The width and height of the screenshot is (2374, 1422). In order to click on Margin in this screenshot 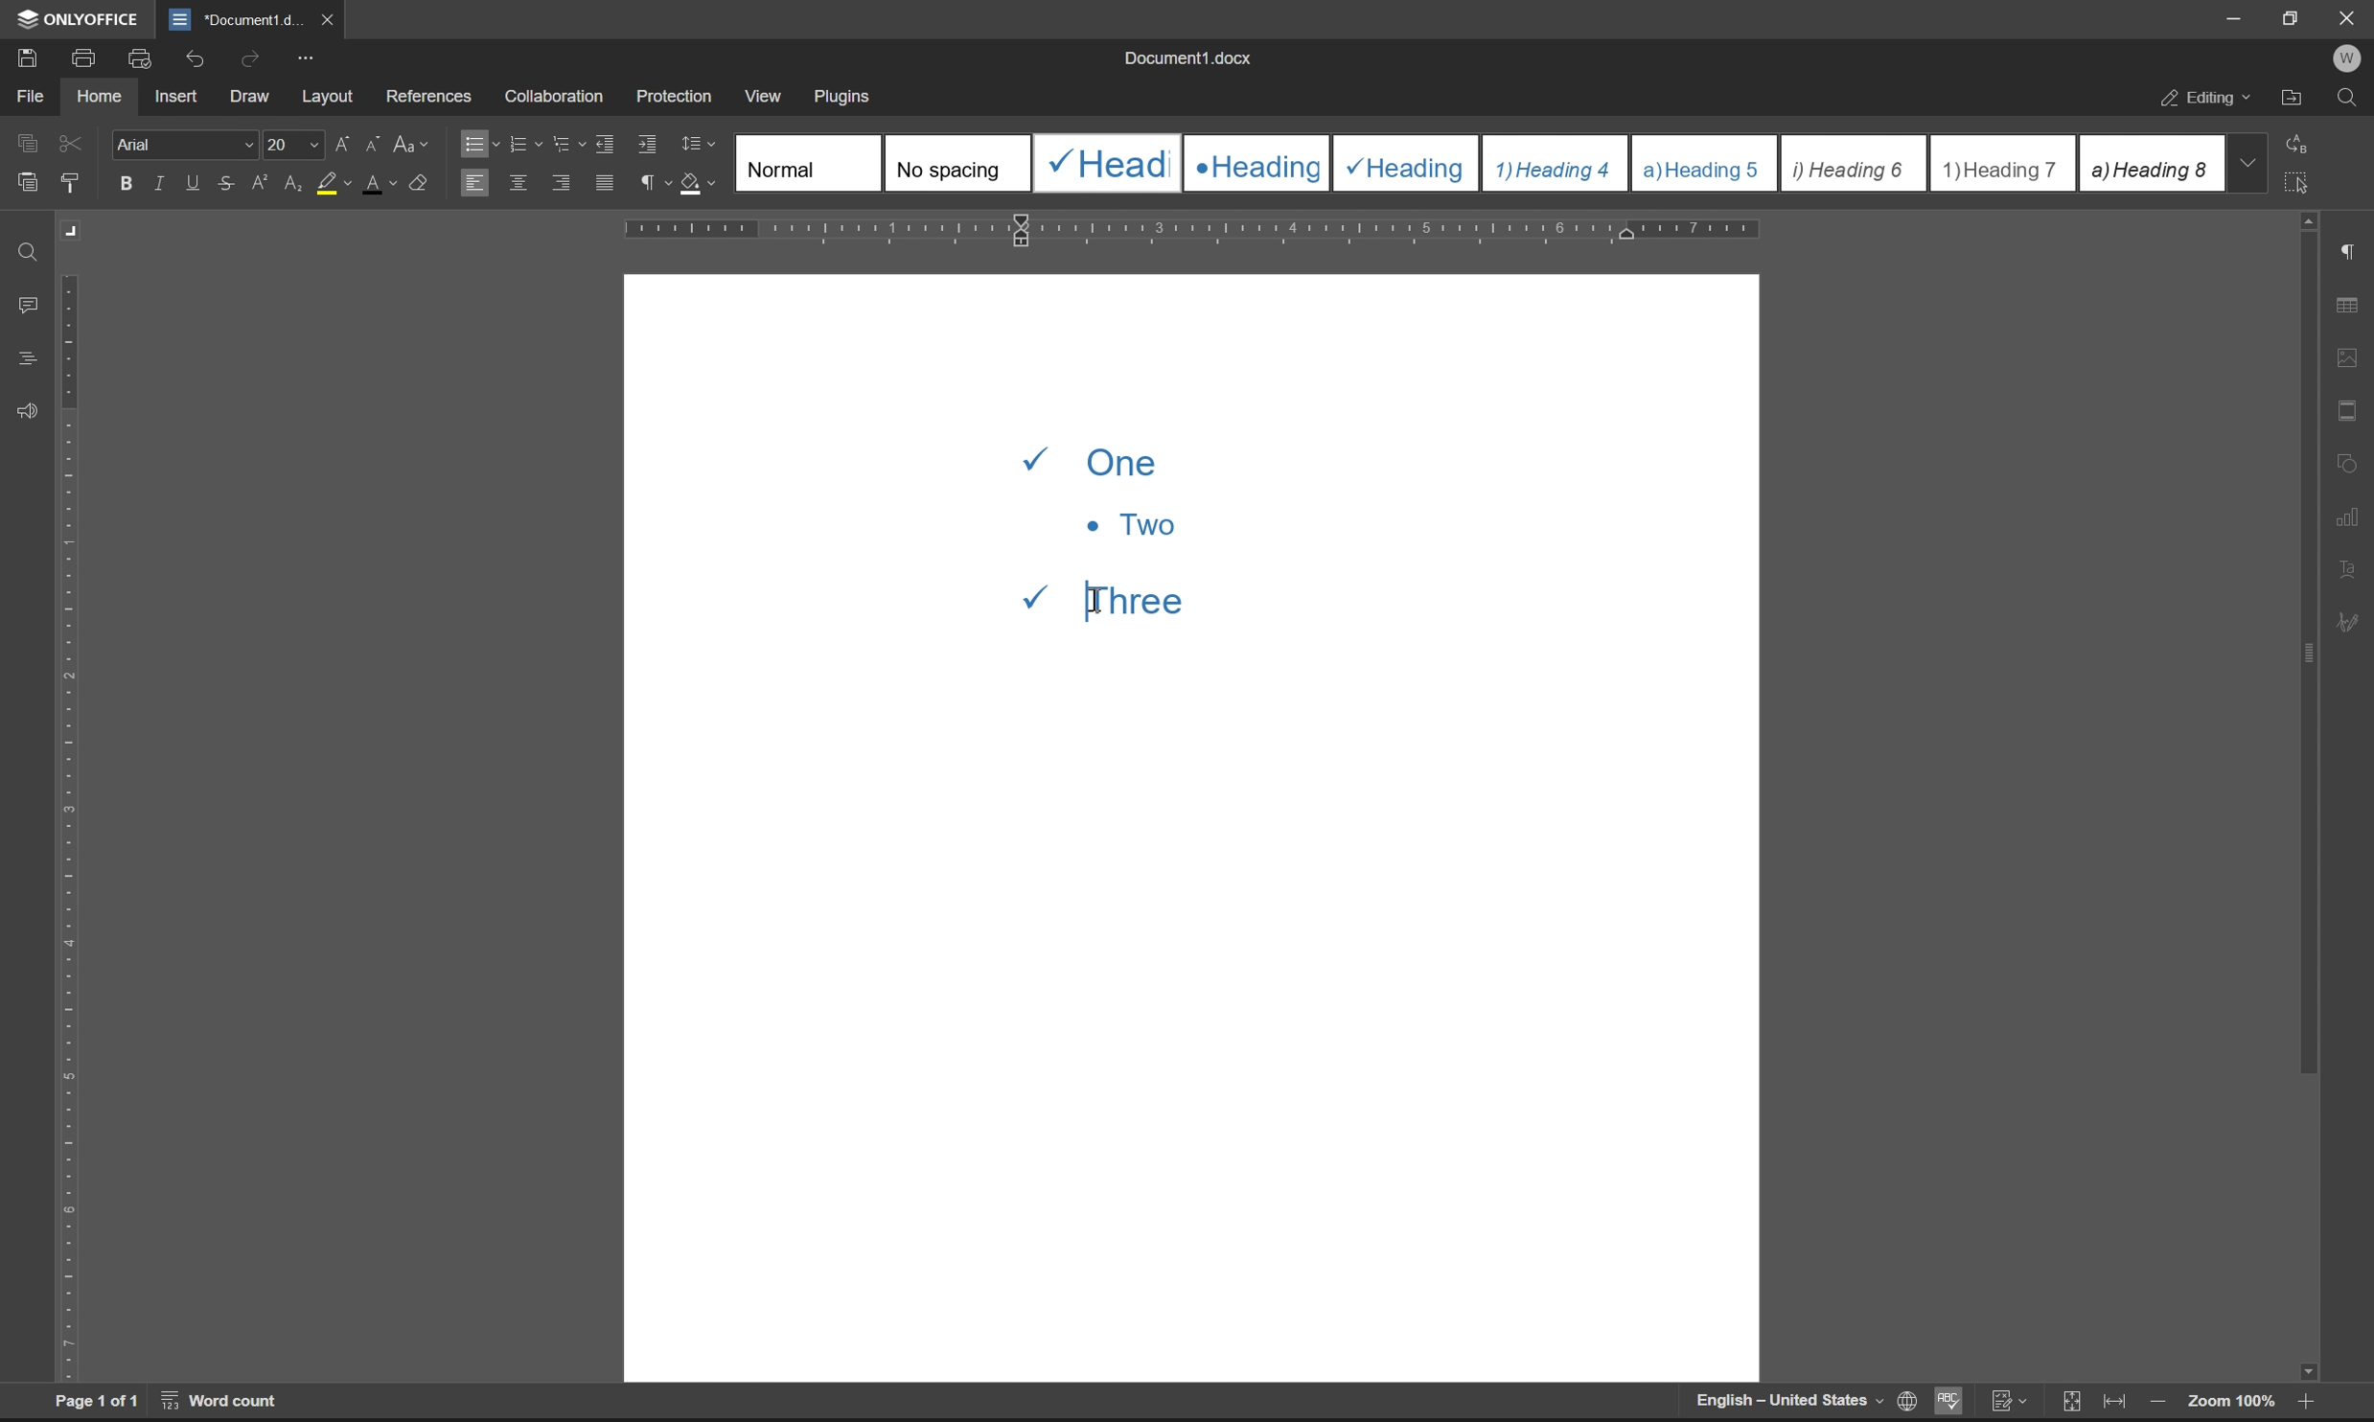, I will do `click(74, 231)`.